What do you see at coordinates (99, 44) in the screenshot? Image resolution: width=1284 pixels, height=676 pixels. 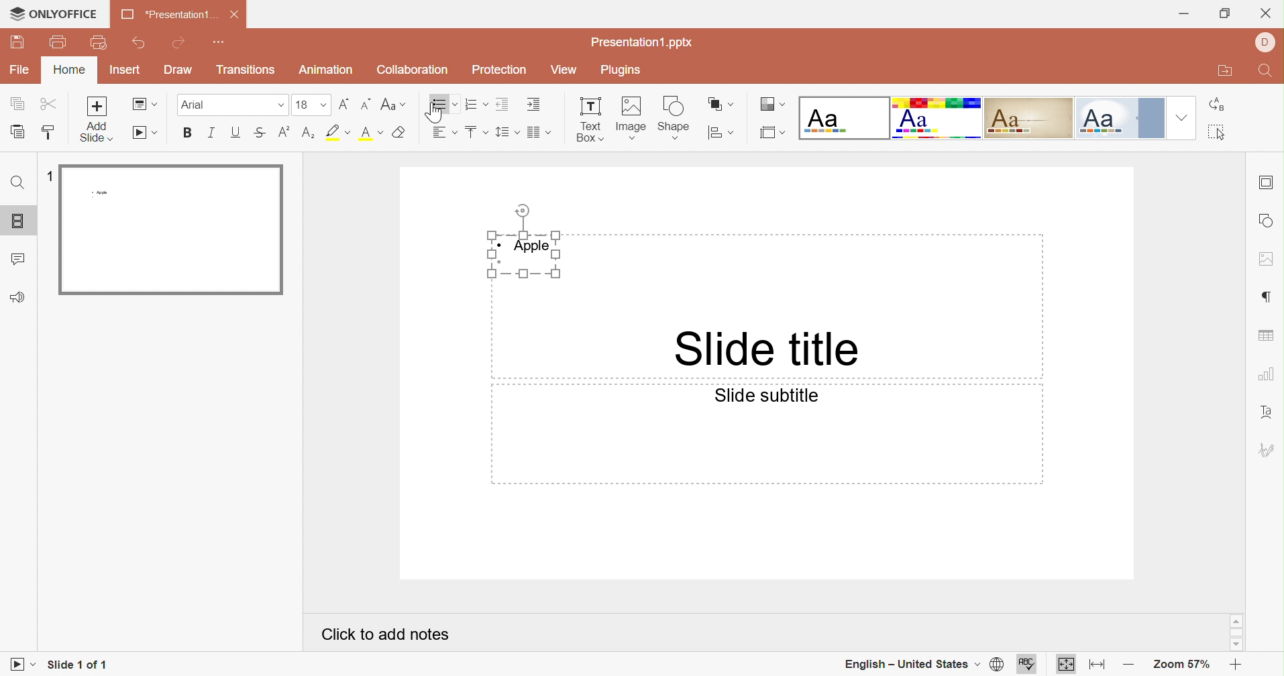 I see `Quick Print` at bounding box center [99, 44].